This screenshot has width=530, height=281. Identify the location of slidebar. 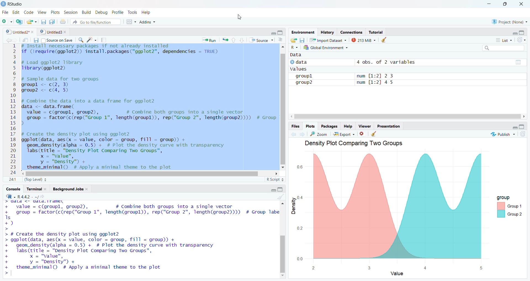
(284, 232).